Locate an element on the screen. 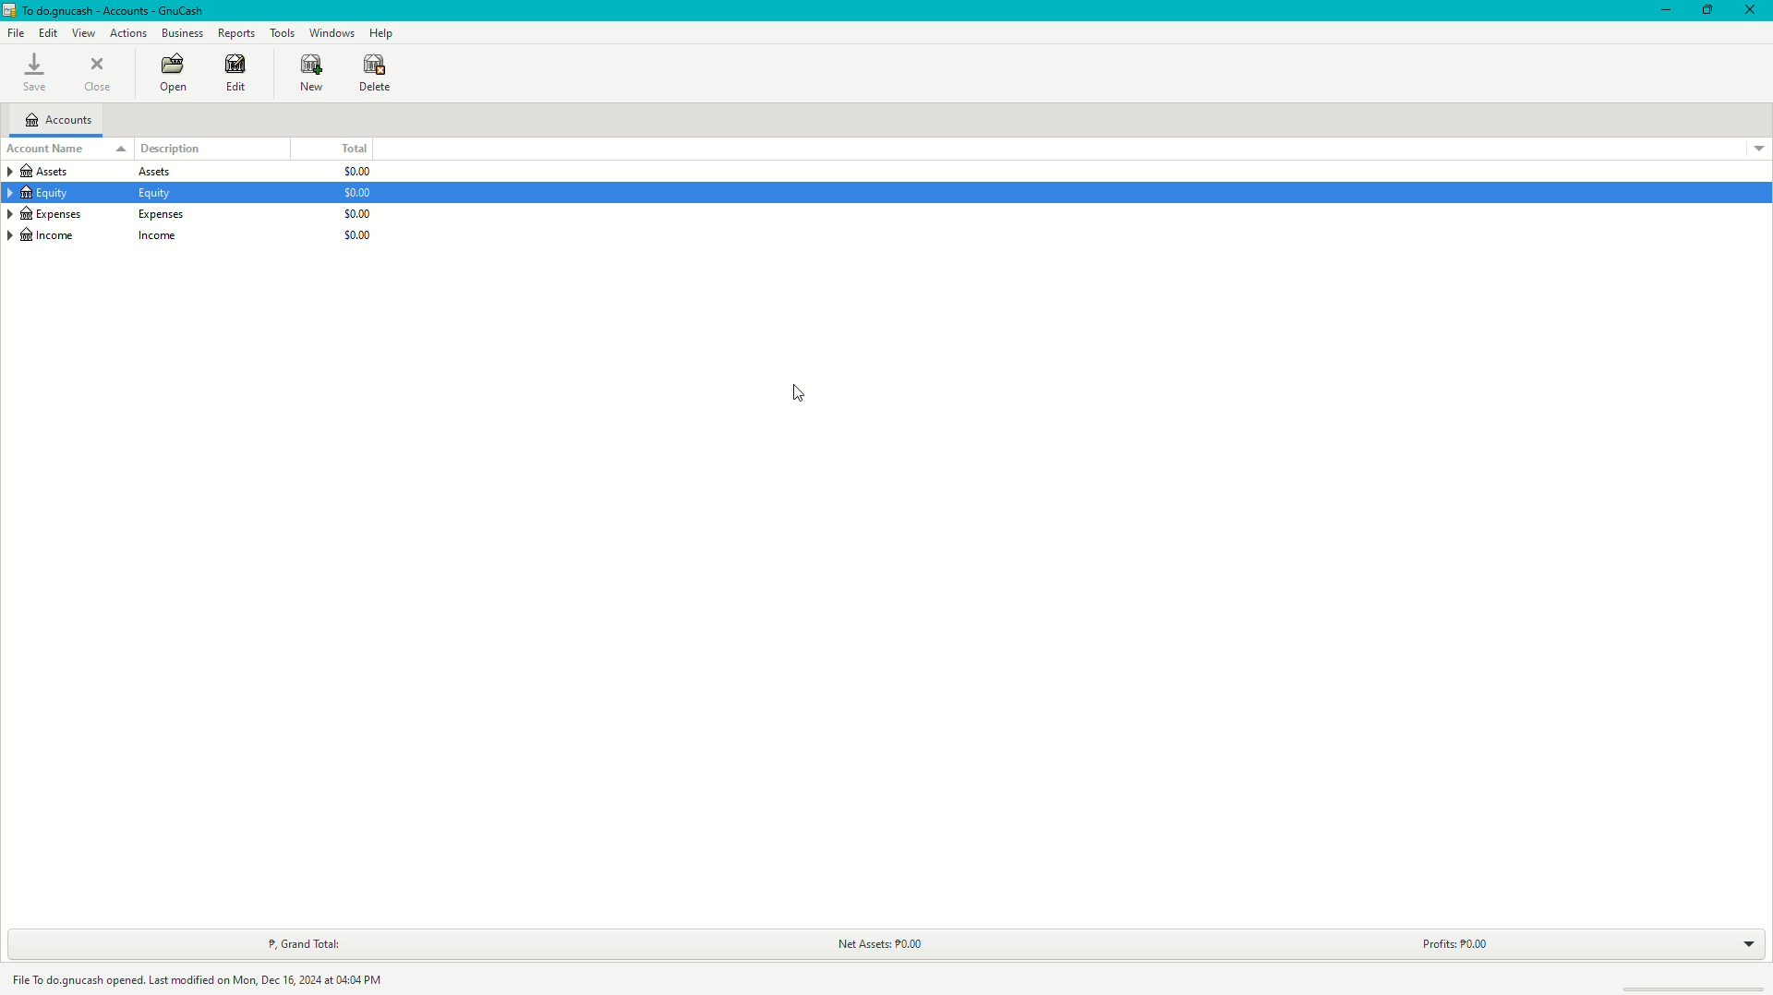 This screenshot has width=1773, height=995. $0 is located at coordinates (357, 189).